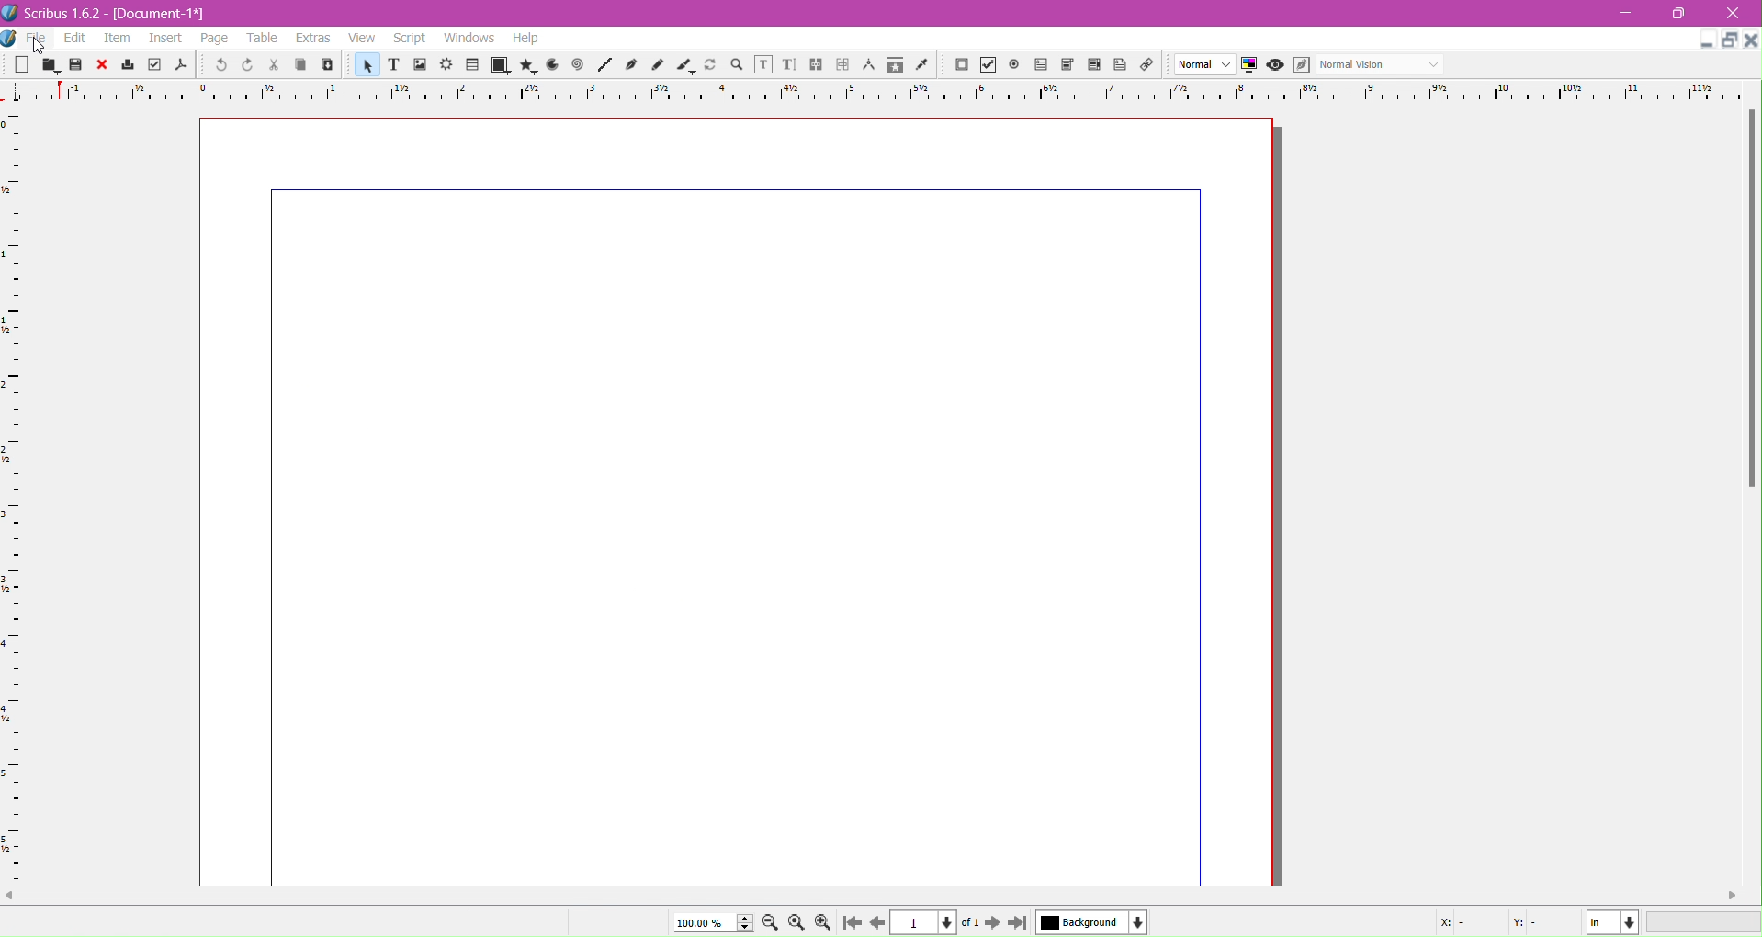 The image size is (1762, 937). What do you see at coordinates (549, 65) in the screenshot?
I see `arc` at bounding box center [549, 65].